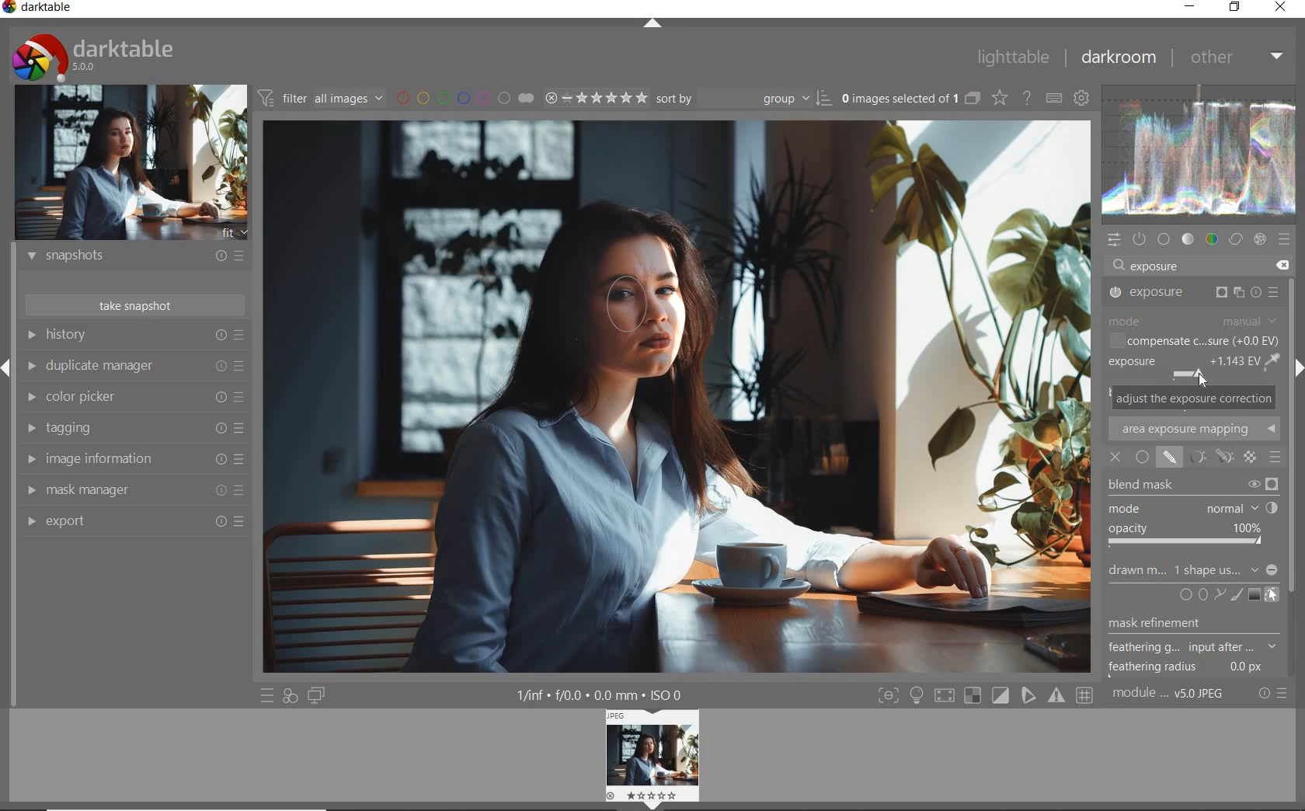  Describe the element at coordinates (1235, 595) in the screenshot. I see `ADD BRUSH` at that location.